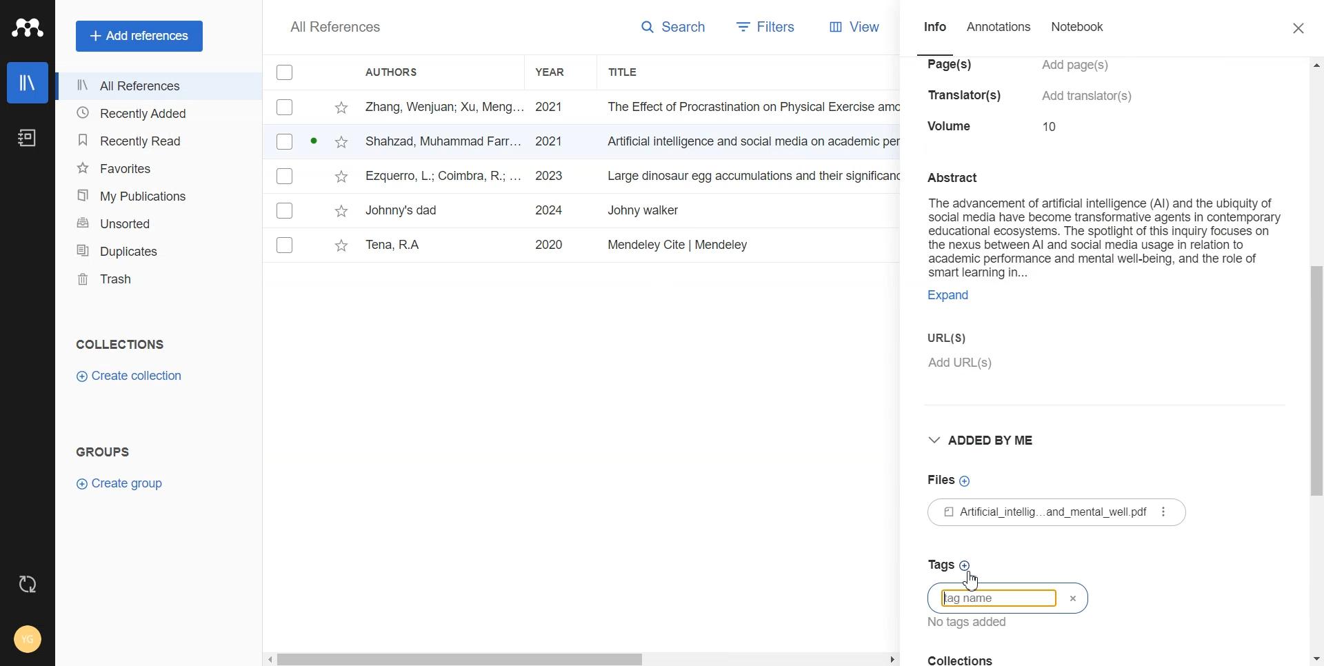 Image resolution: width=1324 pixels, height=666 pixels. Describe the element at coordinates (947, 481) in the screenshot. I see `Files` at that location.